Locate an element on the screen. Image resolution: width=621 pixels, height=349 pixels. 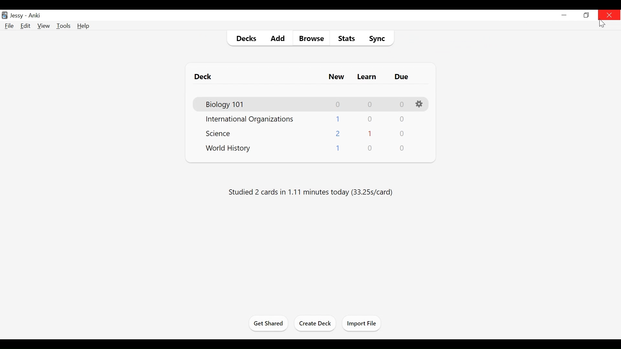
Edit is located at coordinates (25, 26).